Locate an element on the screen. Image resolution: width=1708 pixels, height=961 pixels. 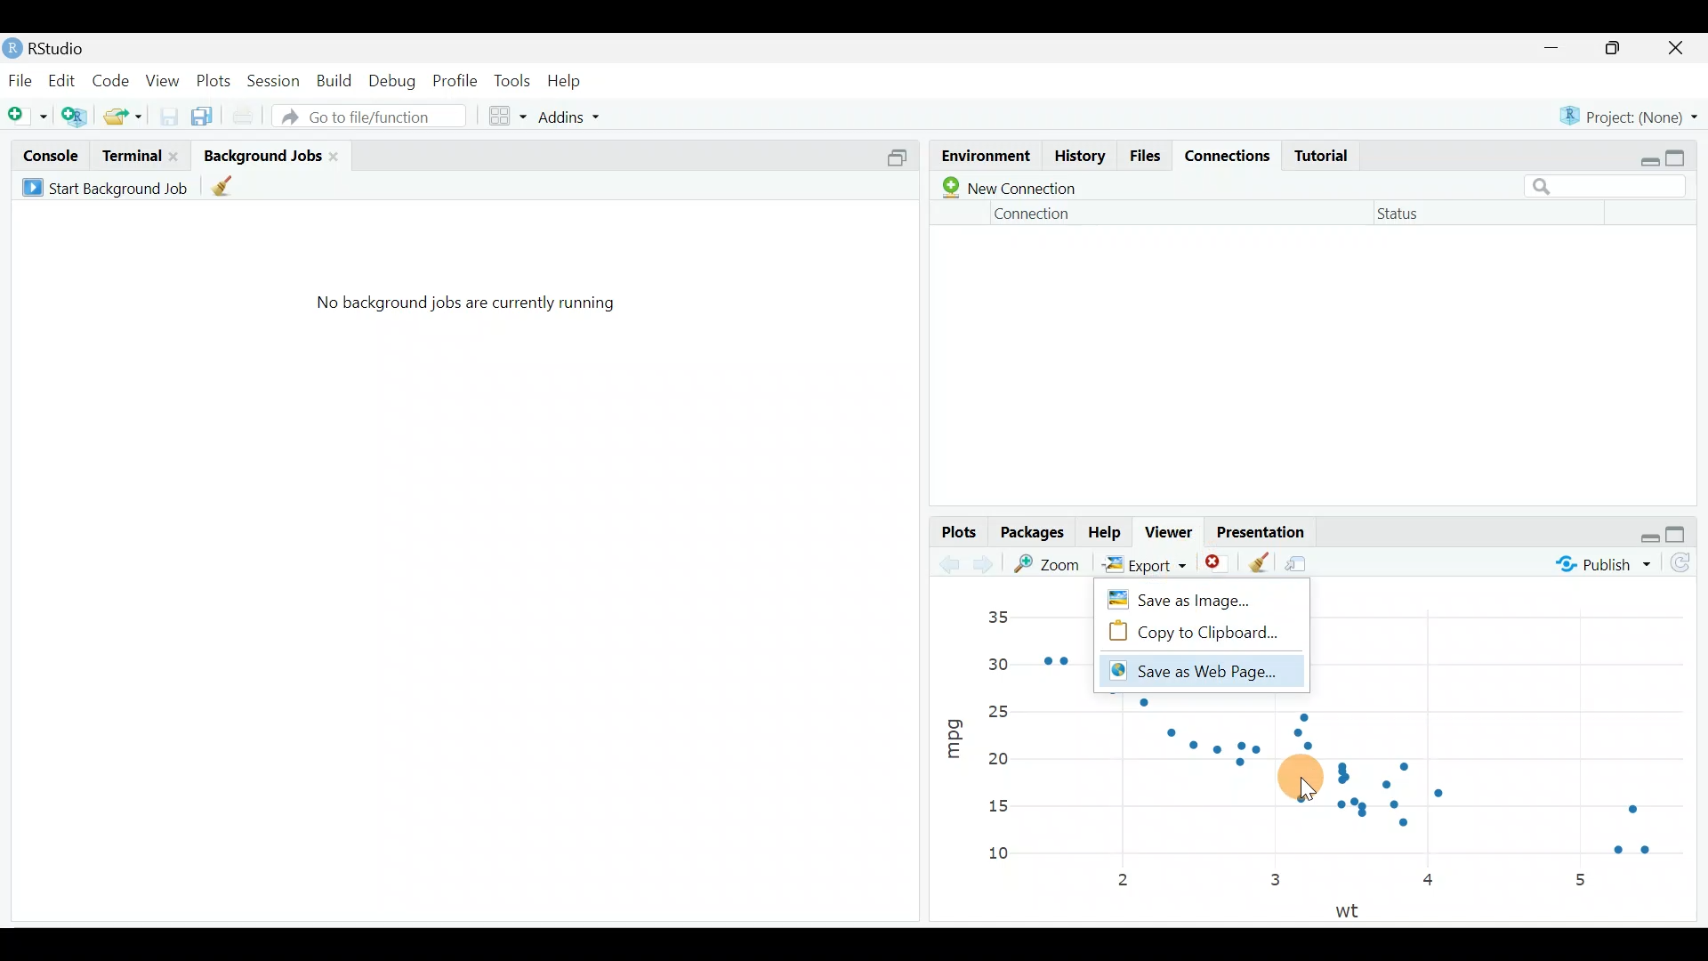
mpg is located at coordinates (954, 731).